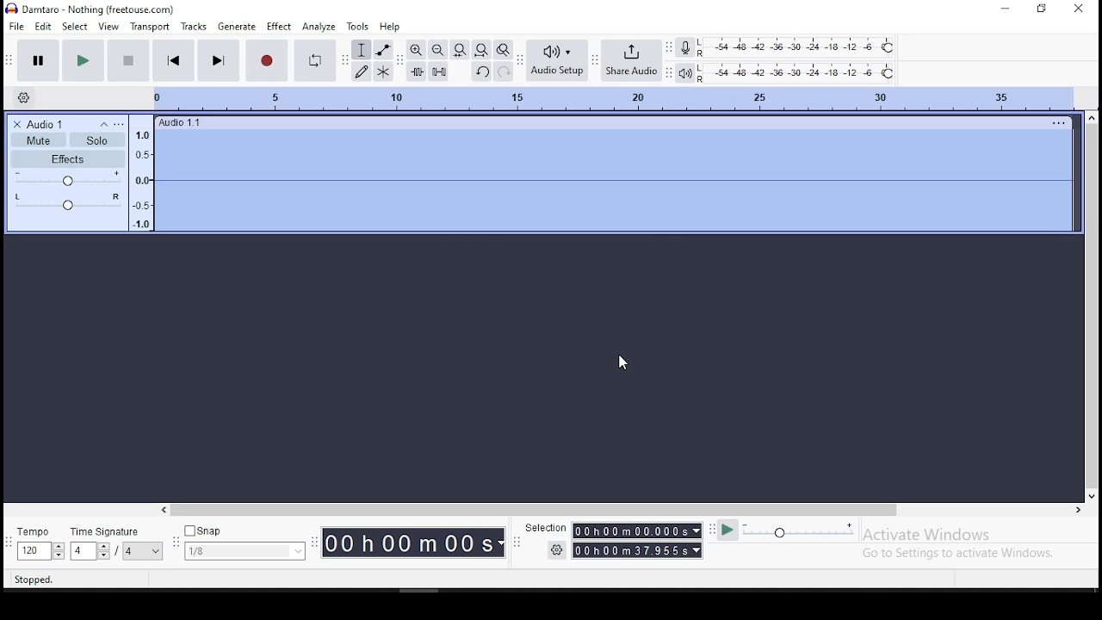  What do you see at coordinates (109, 27) in the screenshot?
I see `view` at bounding box center [109, 27].